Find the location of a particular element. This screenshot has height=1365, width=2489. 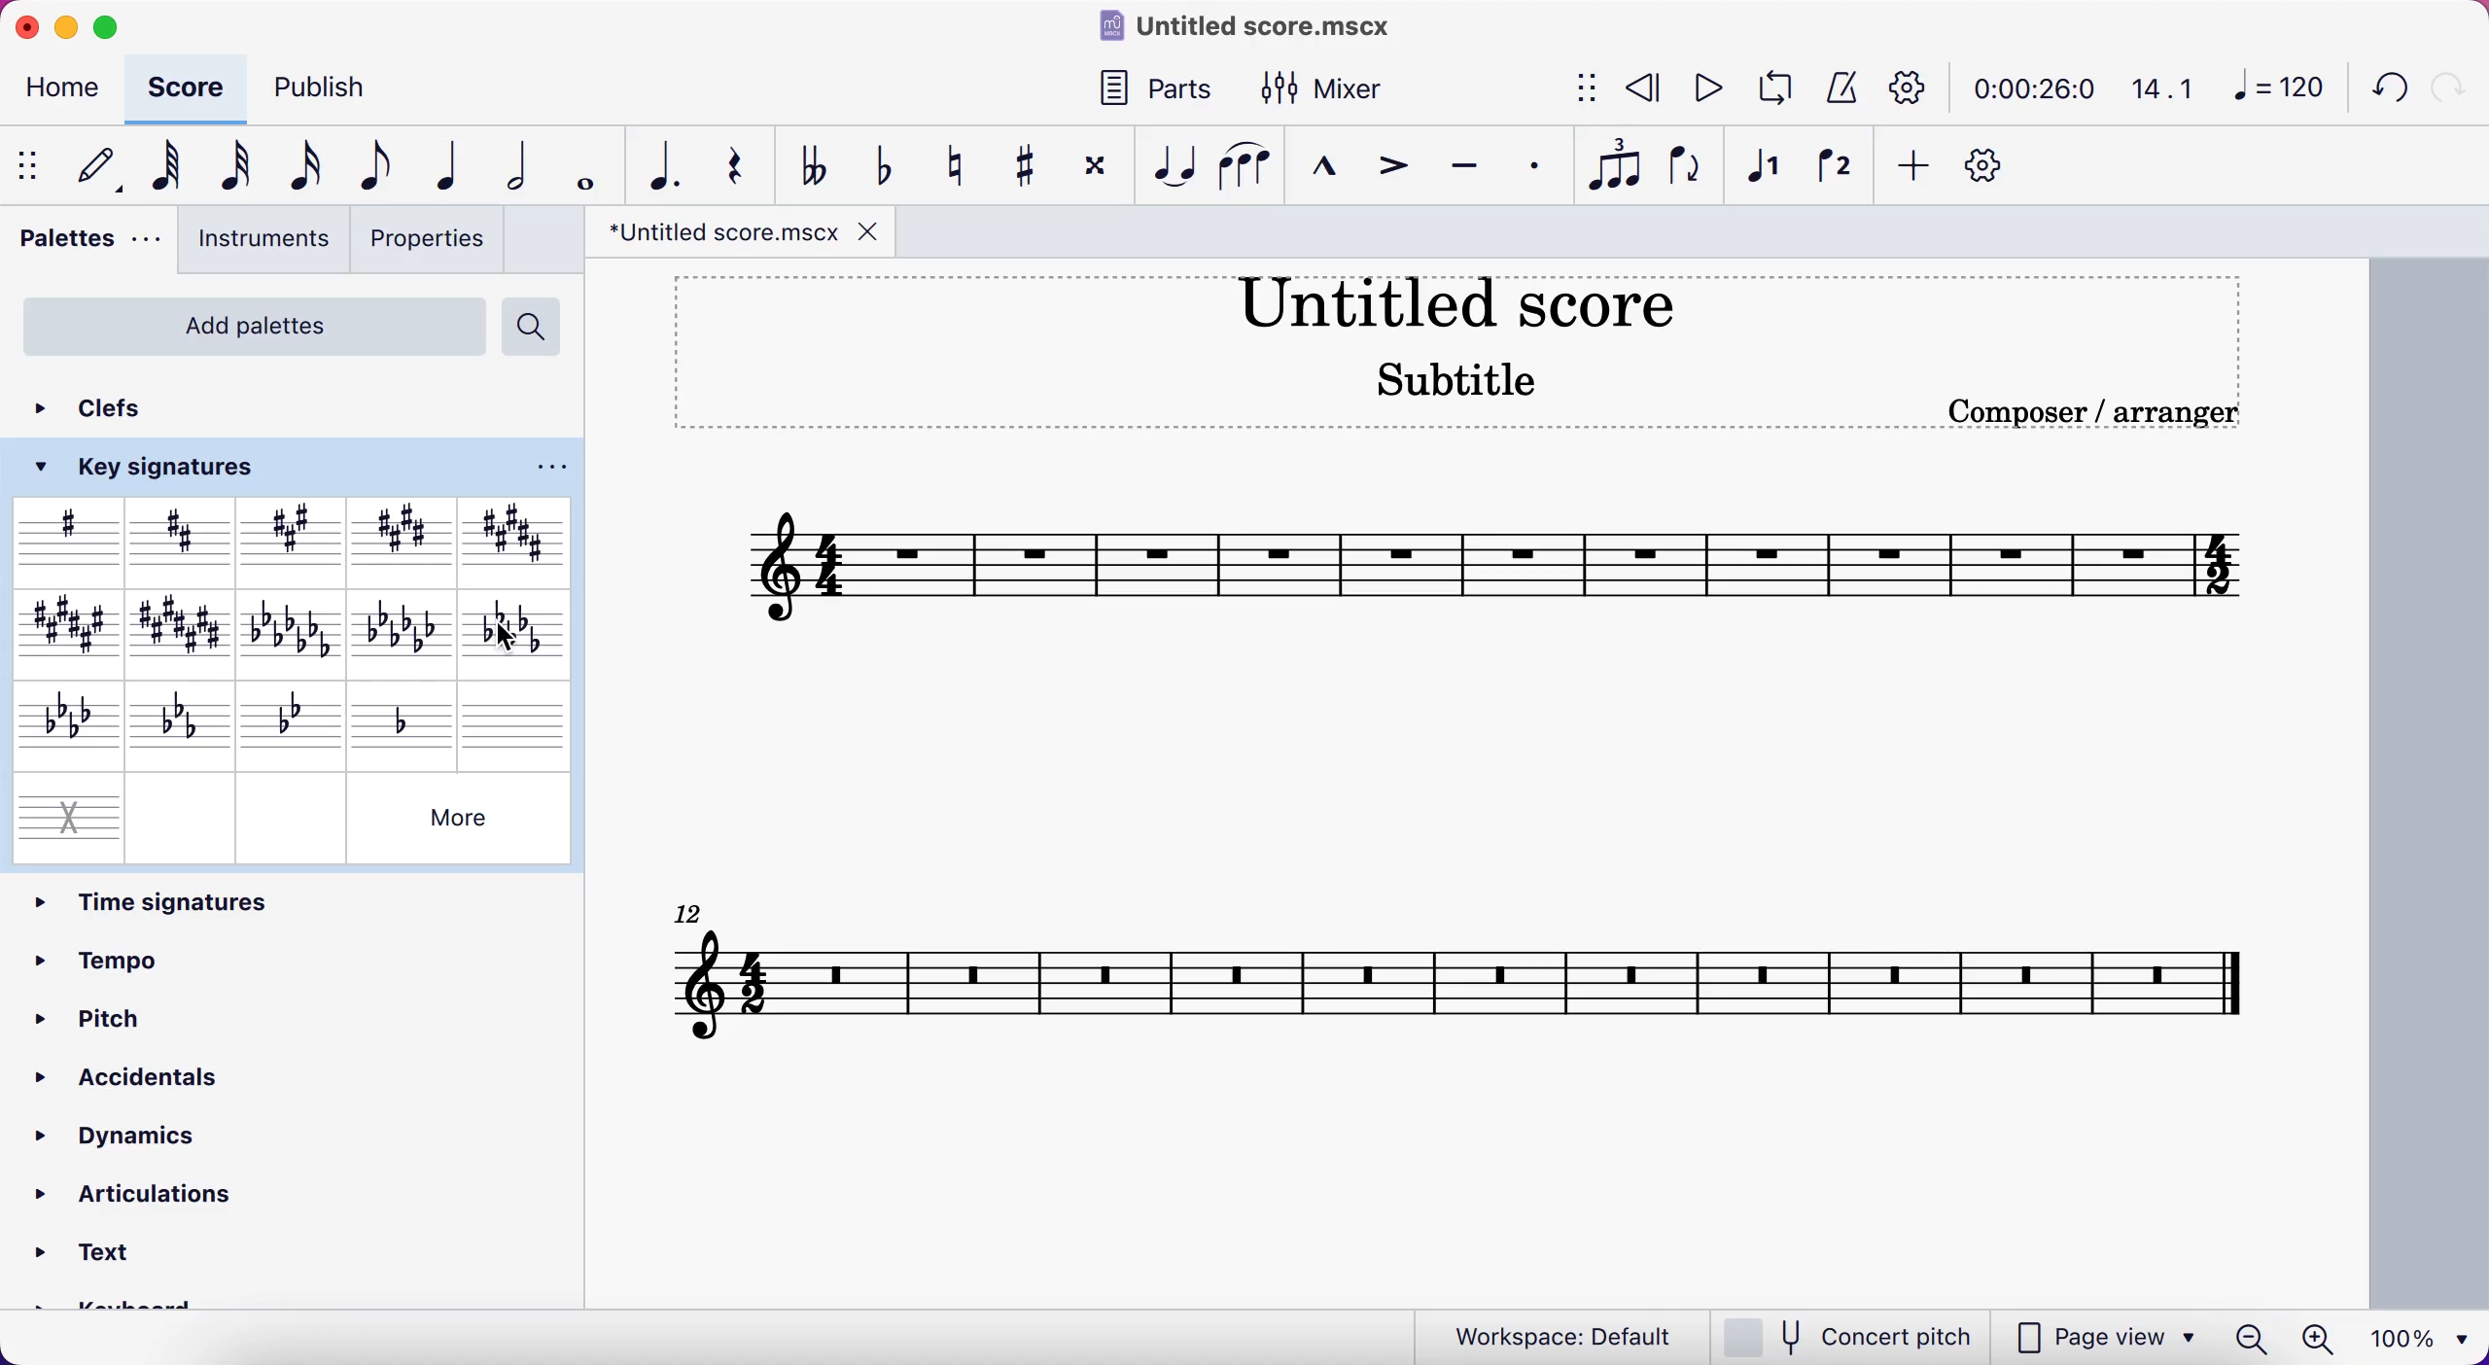

tempo is located at coordinates (182, 958).